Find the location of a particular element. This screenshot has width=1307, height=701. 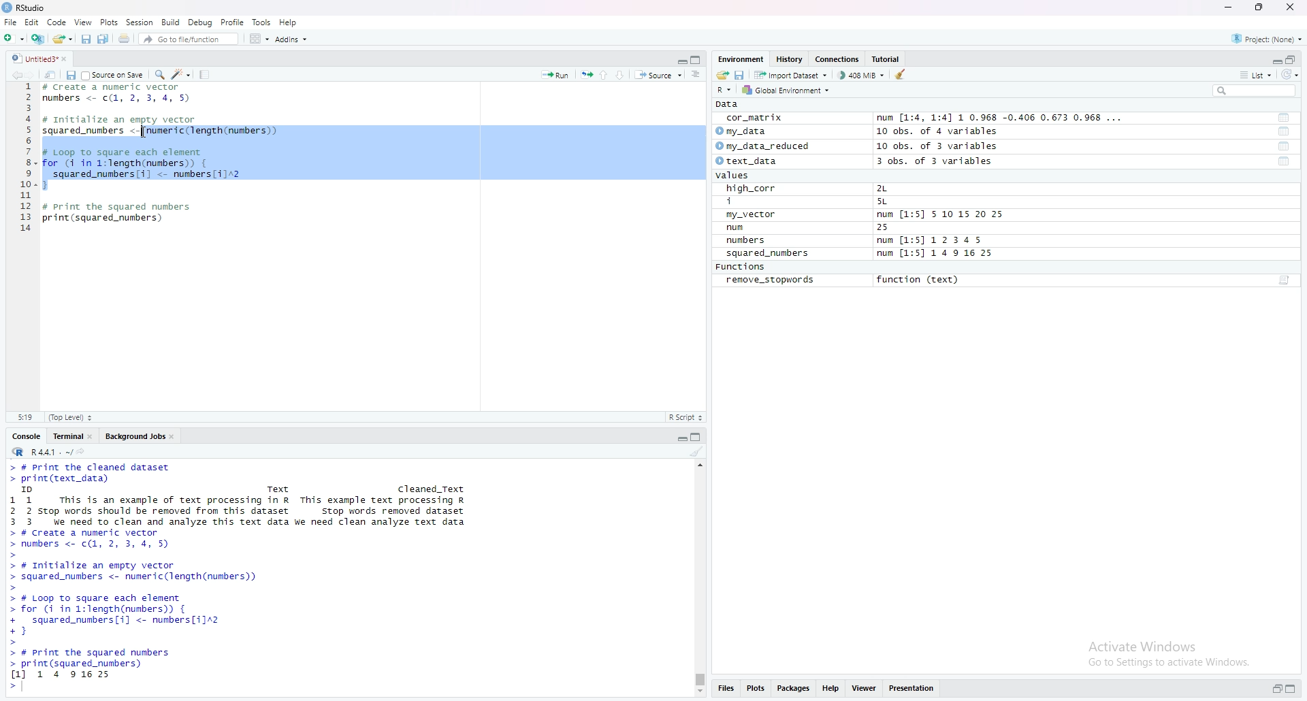

5L is located at coordinates (885, 202).